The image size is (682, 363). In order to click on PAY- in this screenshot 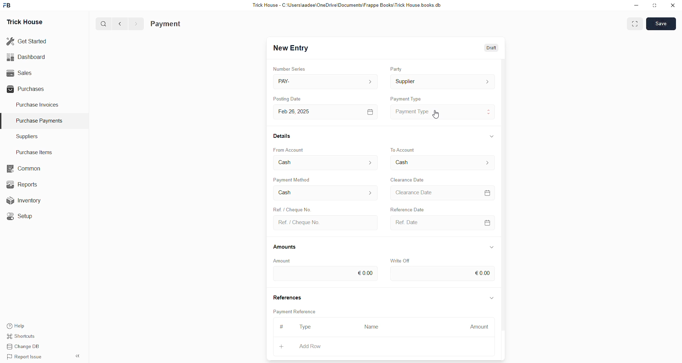, I will do `click(325, 81)`.